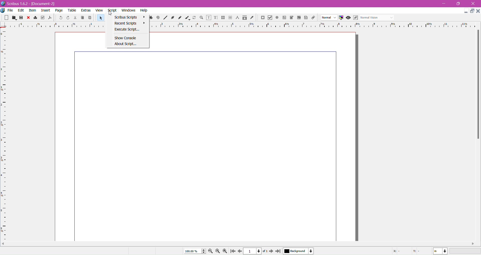 The height and width of the screenshot is (255, 481). Describe the element at coordinates (127, 29) in the screenshot. I see `Execute Script` at that location.